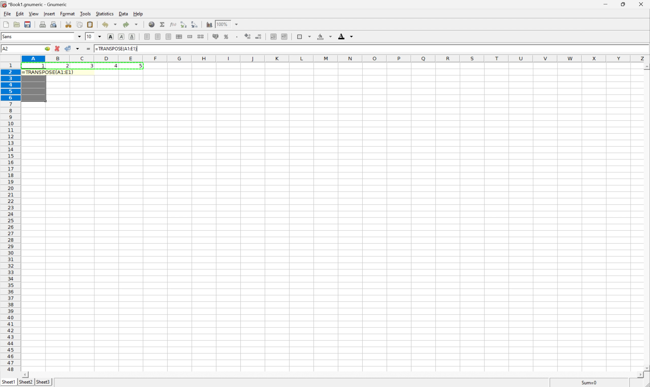  I want to click on center horizontally, so click(179, 37).